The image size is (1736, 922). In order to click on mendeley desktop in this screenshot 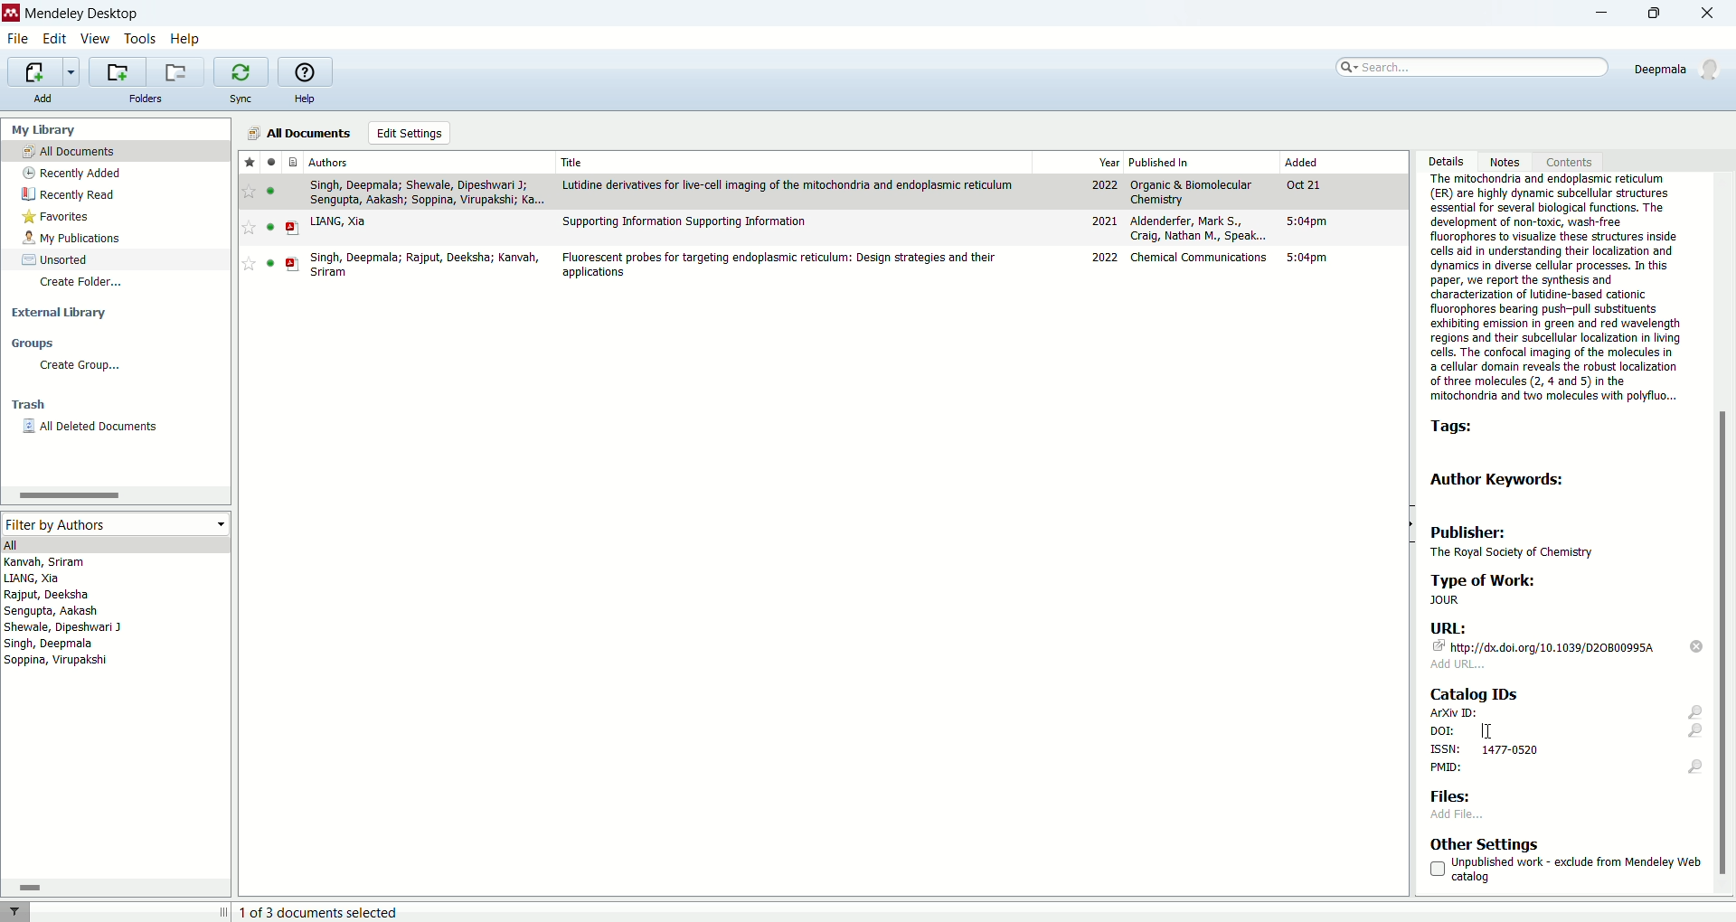, I will do `click(82, 16)`.